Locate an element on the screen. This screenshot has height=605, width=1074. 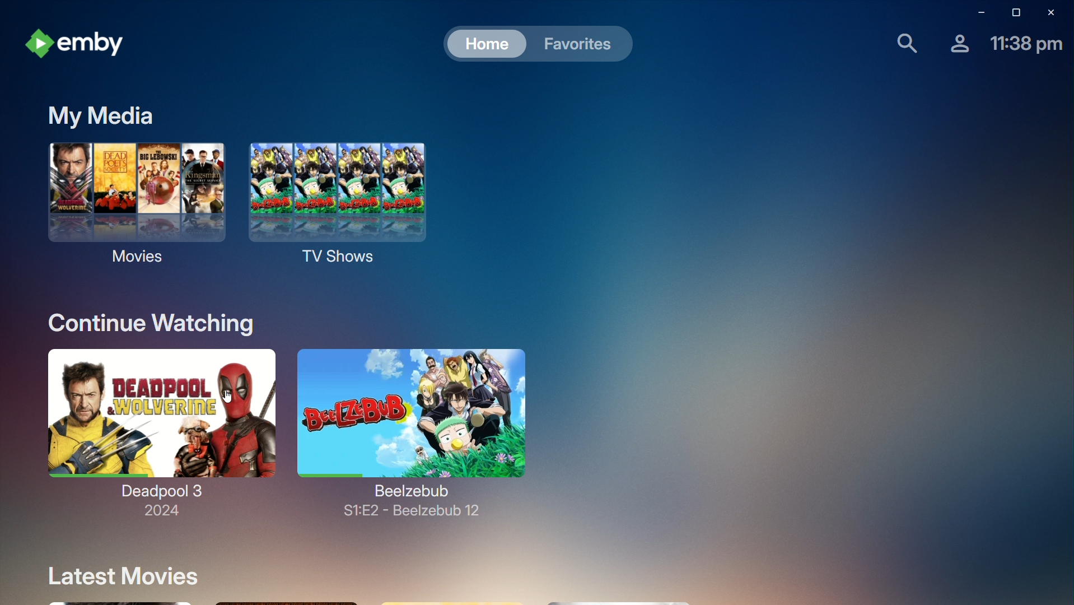
Beelzebub 12 is located at coordinates (410, 512).